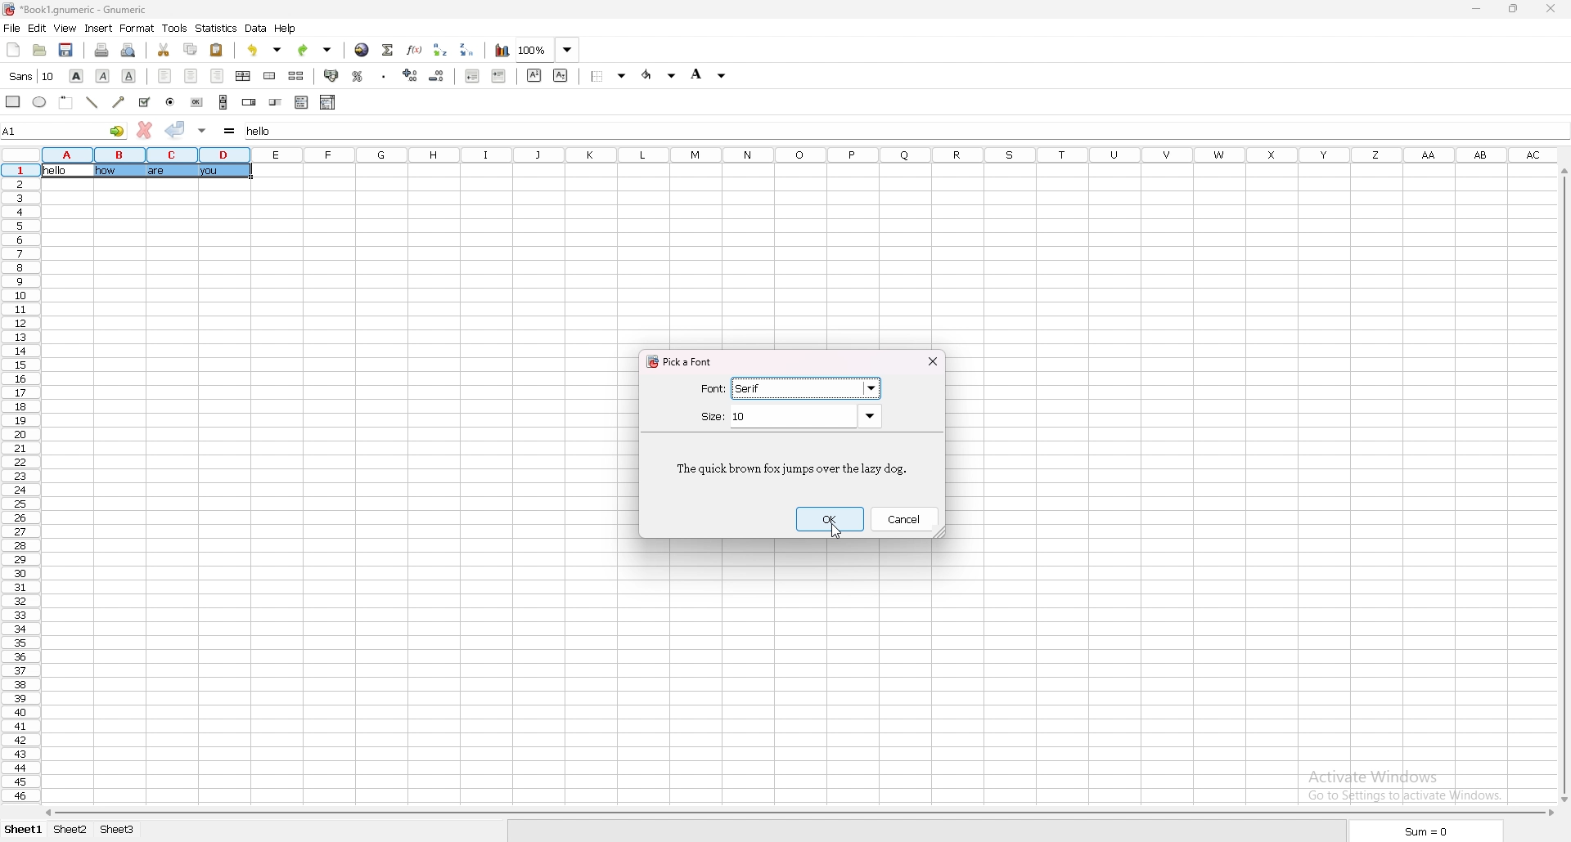  What do you see at coordinates (119, 829) in the screenshot?
I see `sheet` at bounding box center [119, 829].